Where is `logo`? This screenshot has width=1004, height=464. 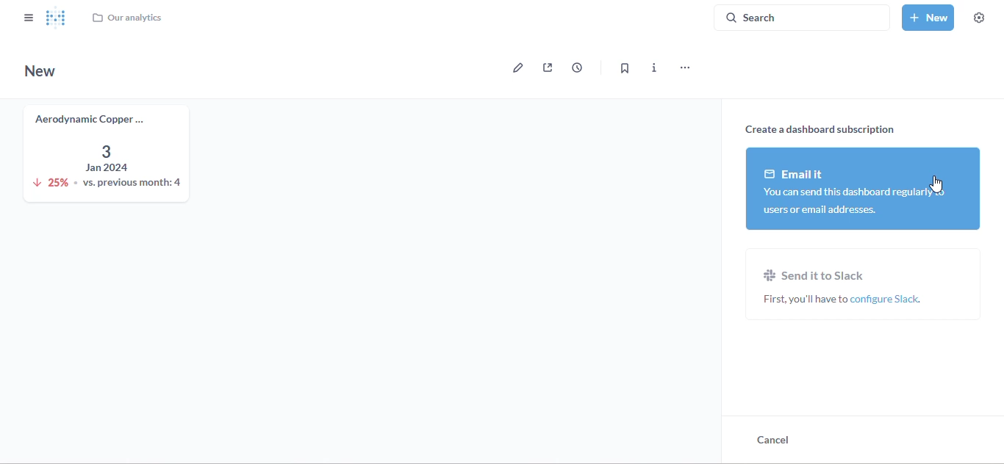
logo is located at coordinates (57, 17).